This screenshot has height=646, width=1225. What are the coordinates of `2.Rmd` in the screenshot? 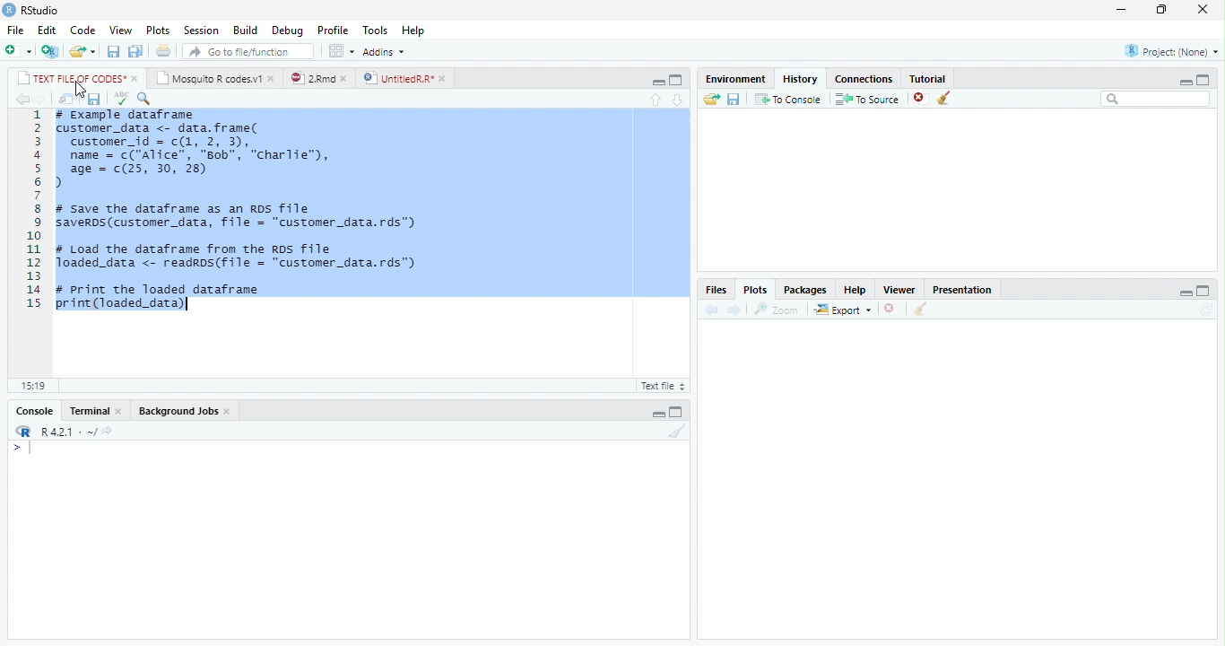 It's located at (311, 78).